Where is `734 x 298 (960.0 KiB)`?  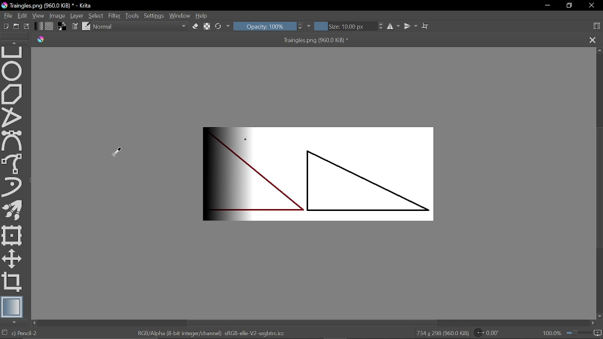 734 x 298 (960.0 KiB) is located at coordinates (442, 333).